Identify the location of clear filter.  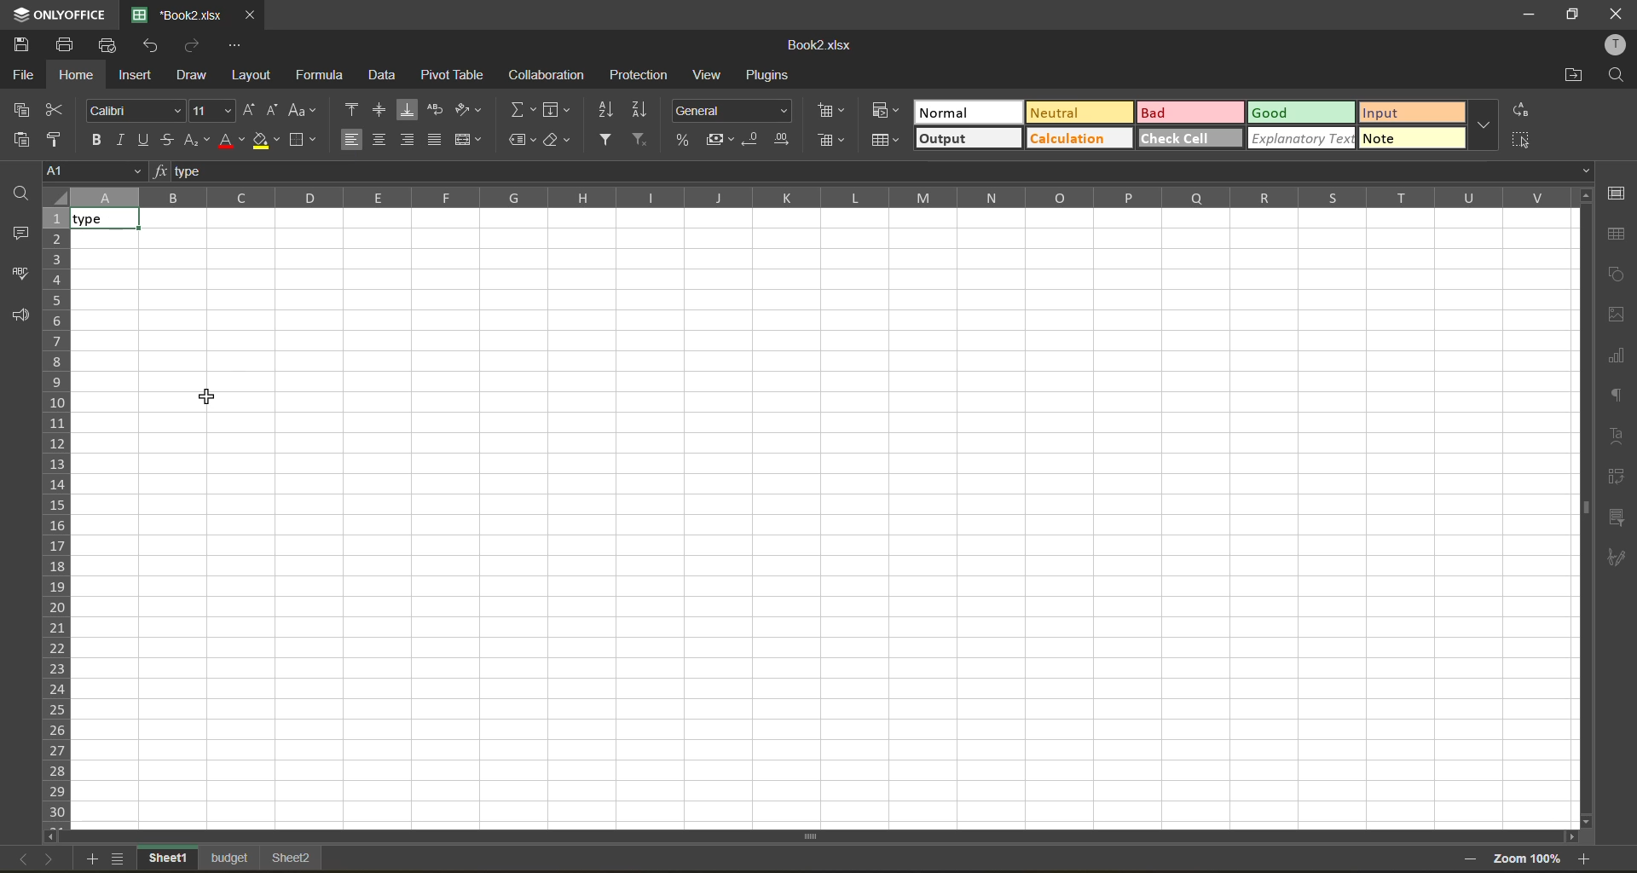
(638, 141).